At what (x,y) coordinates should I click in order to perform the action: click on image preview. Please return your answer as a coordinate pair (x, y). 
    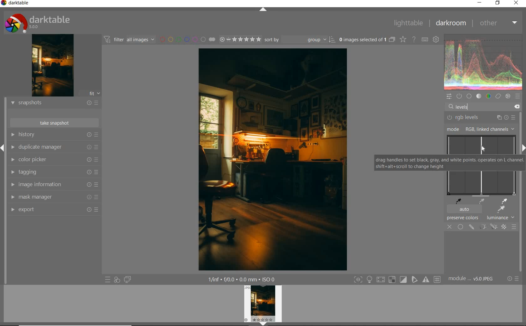
    Looking at the image, I should click on (51, 67).